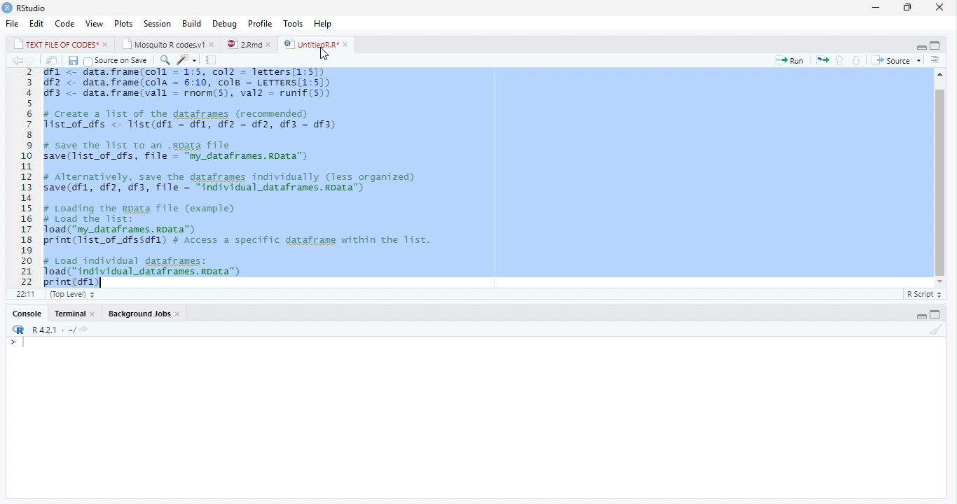  What do you see at coordinates (25, 177) in the screenshot?
I see `Line number` at bounding box center [25, 177].